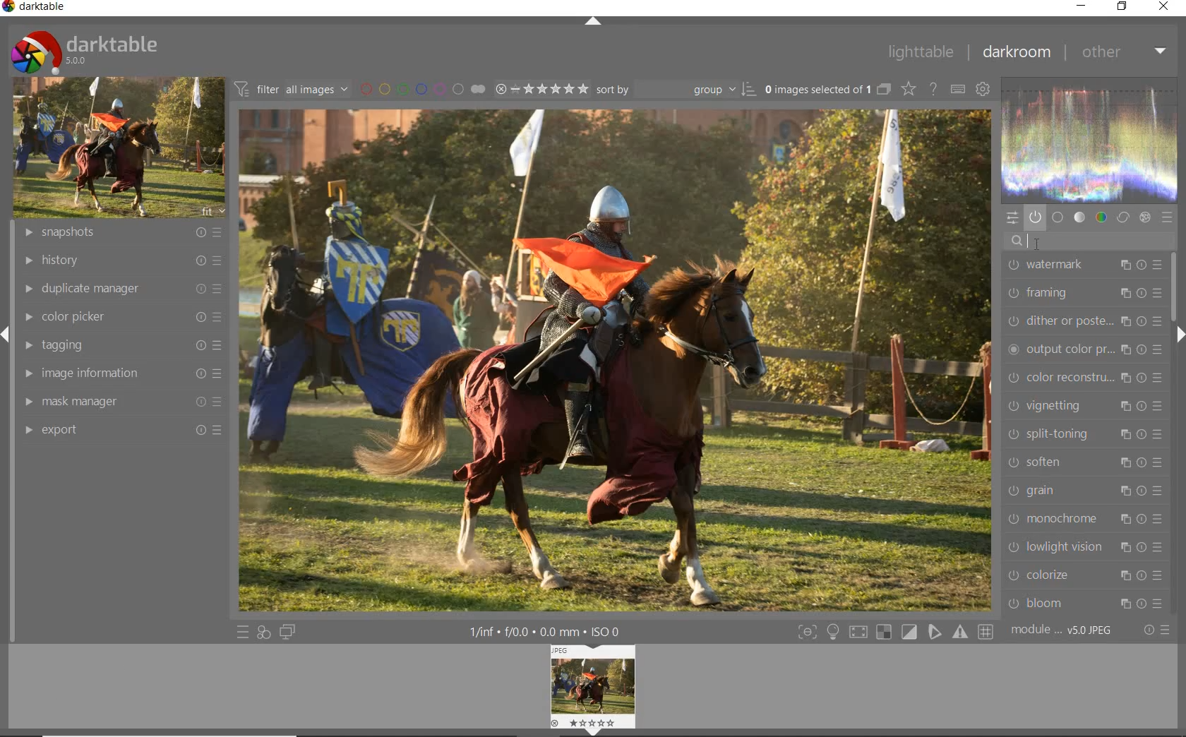 Image resolution: width=1186 pixels, height=737 pixels. Describe the element at coordinates (119, 345) in the screenshot. I see `tagging` at that location.